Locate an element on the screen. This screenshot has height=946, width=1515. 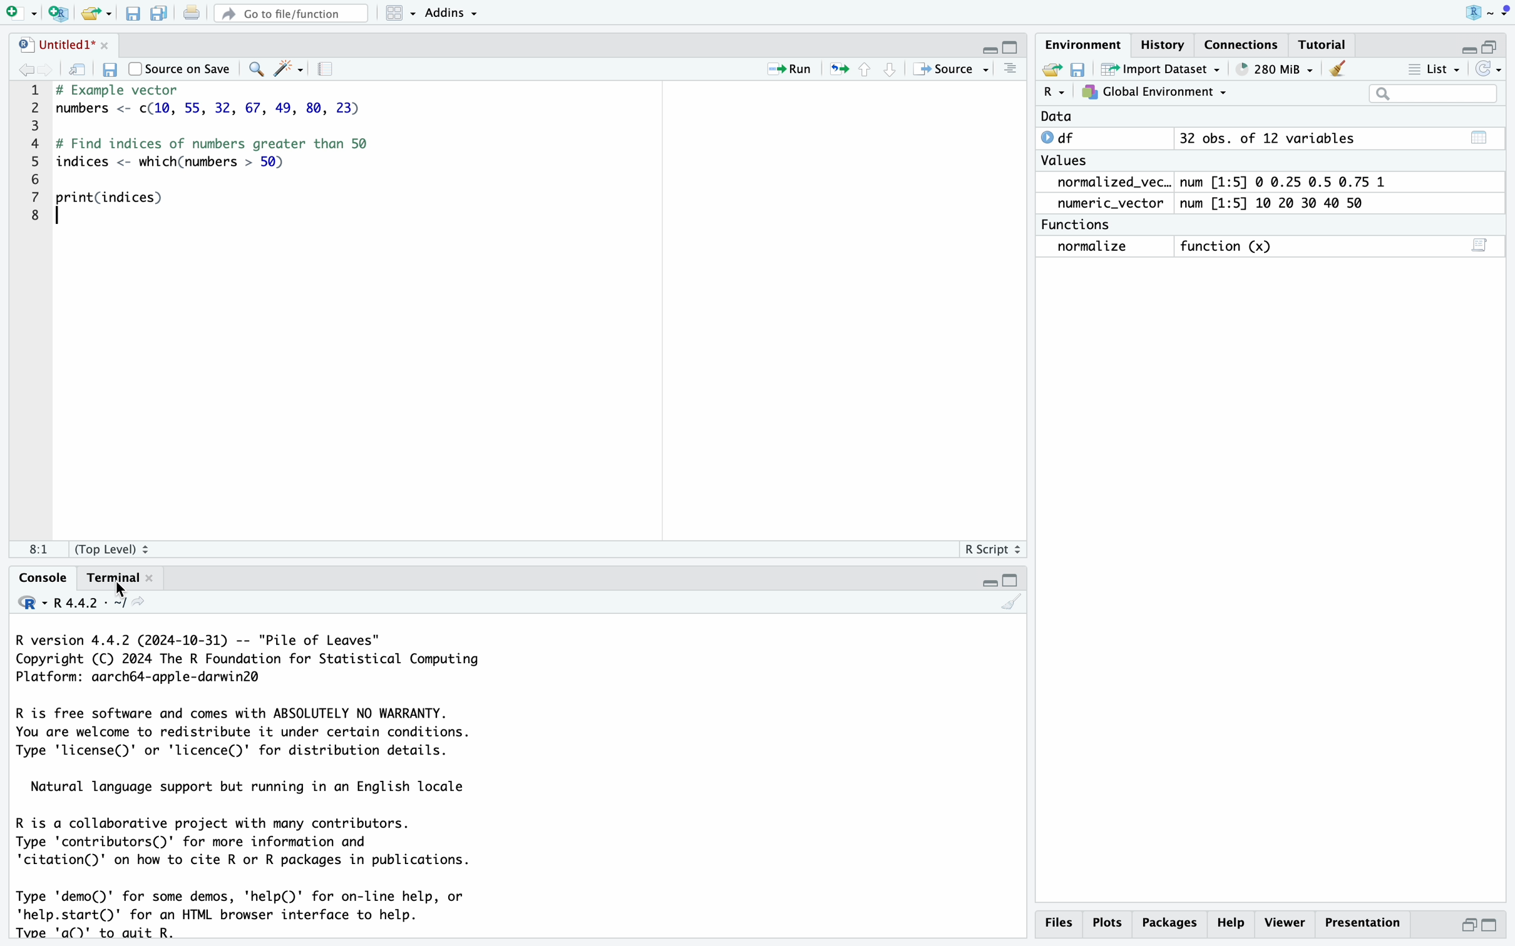
new project is located at coordinates (55, 12).